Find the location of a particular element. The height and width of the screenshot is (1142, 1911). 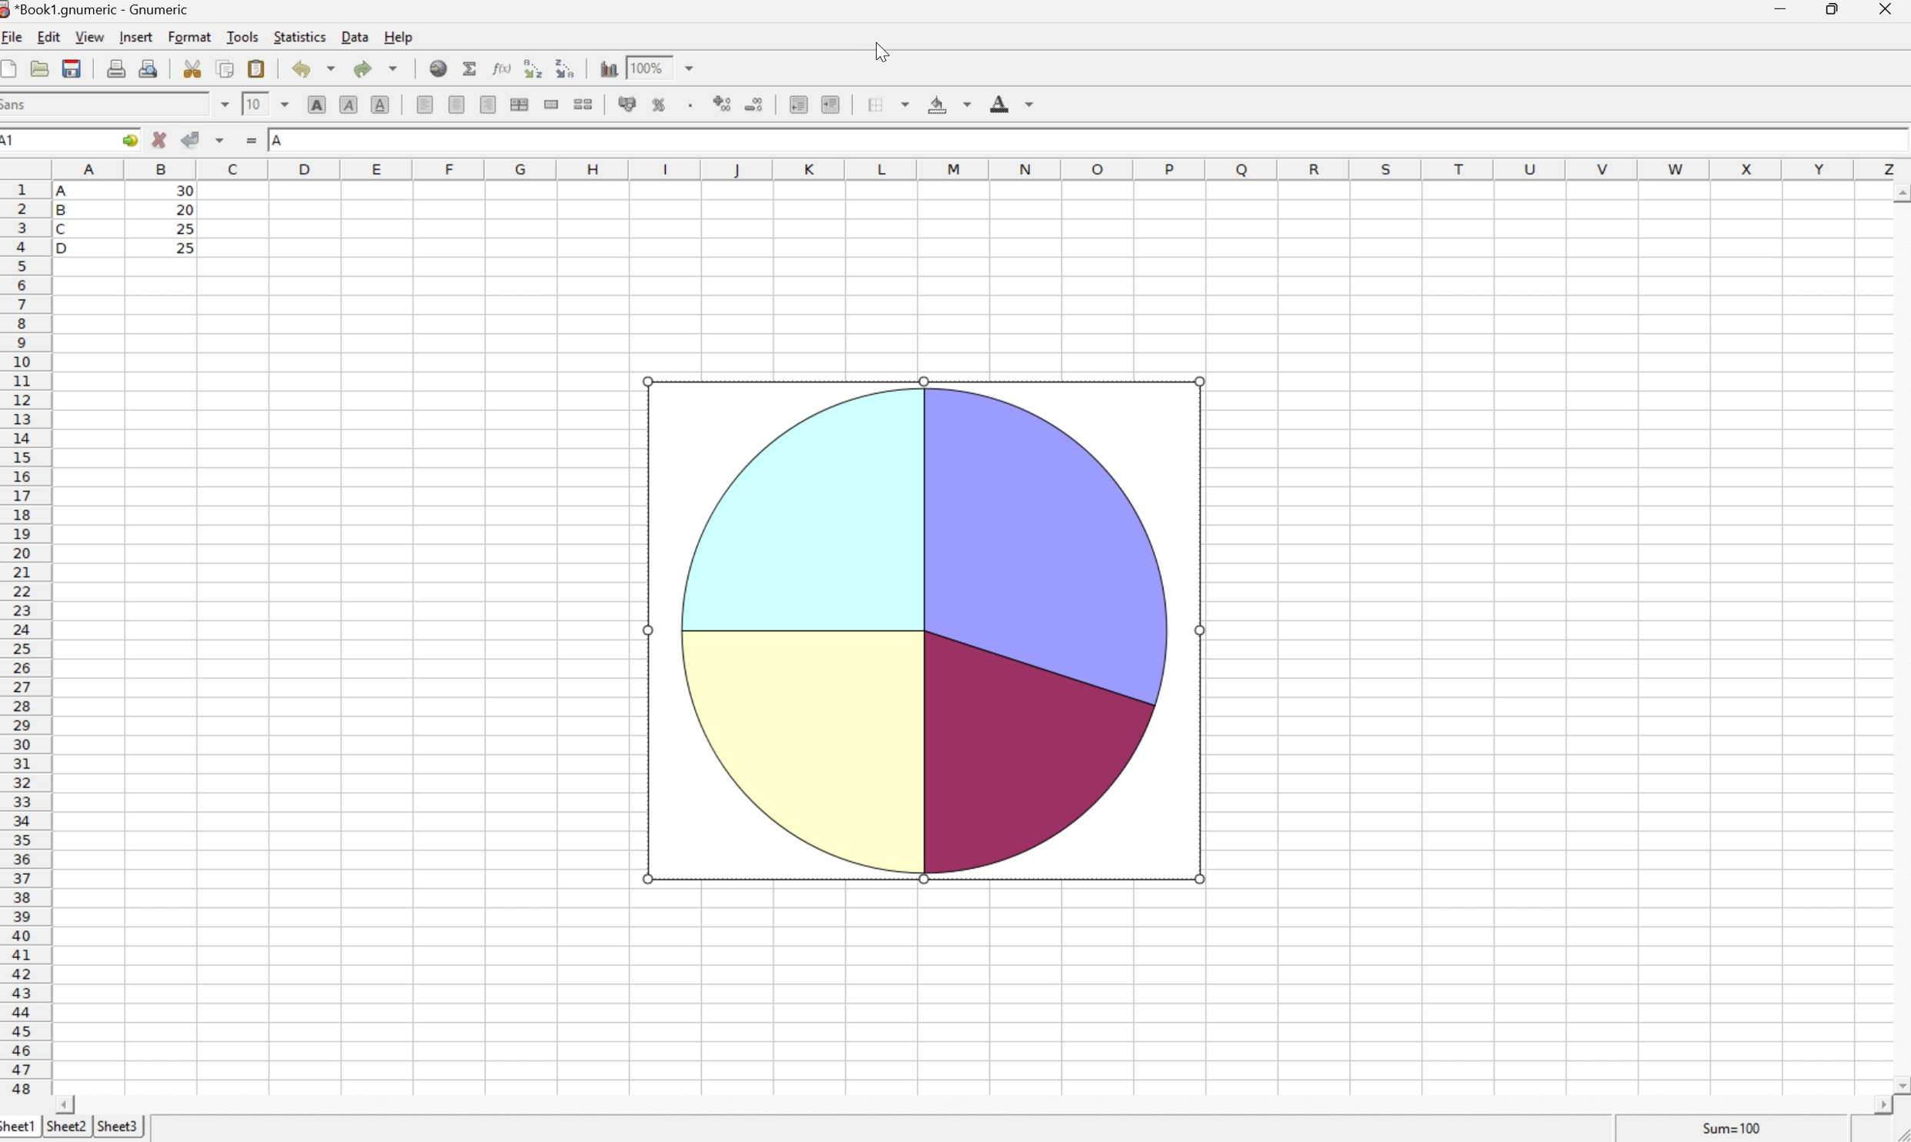

Cancel changes is located at coordinates (159, 139).